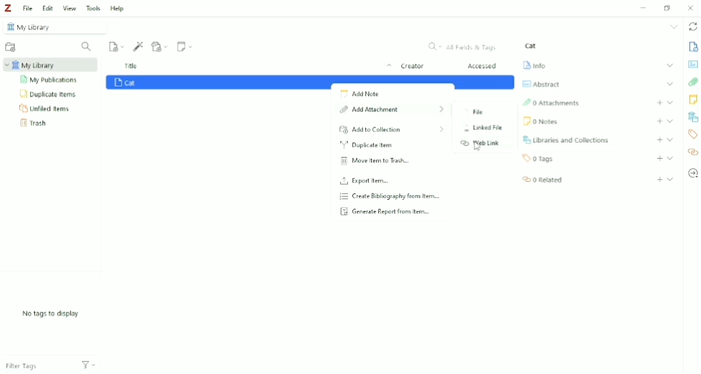  I want to click on Cat, so click(531, 45).